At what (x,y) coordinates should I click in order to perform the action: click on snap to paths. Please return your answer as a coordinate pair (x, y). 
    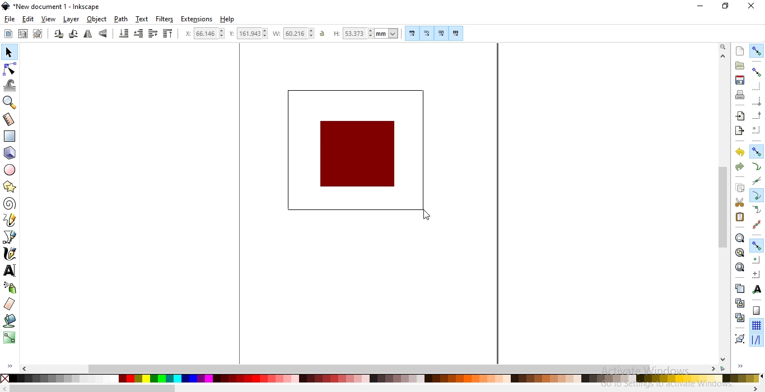
    Looking at the image, I should click on (757, 166).